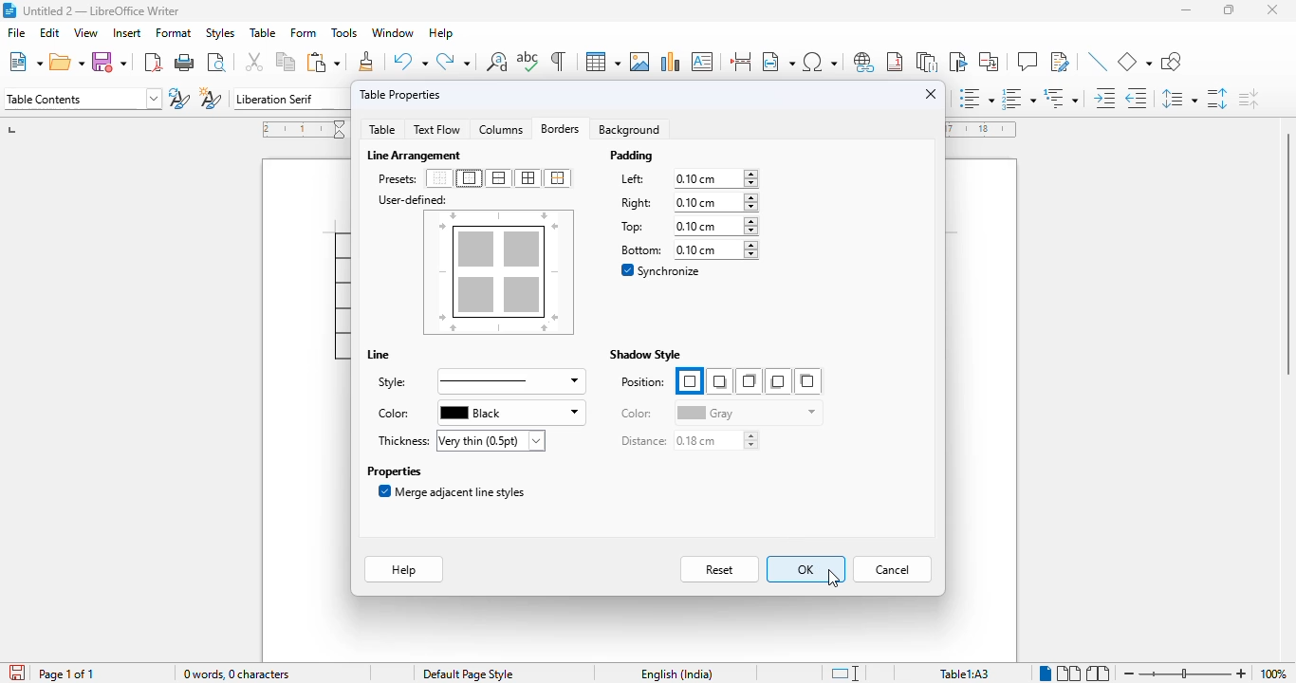  I want to click on insert text box, so click(702, 62).